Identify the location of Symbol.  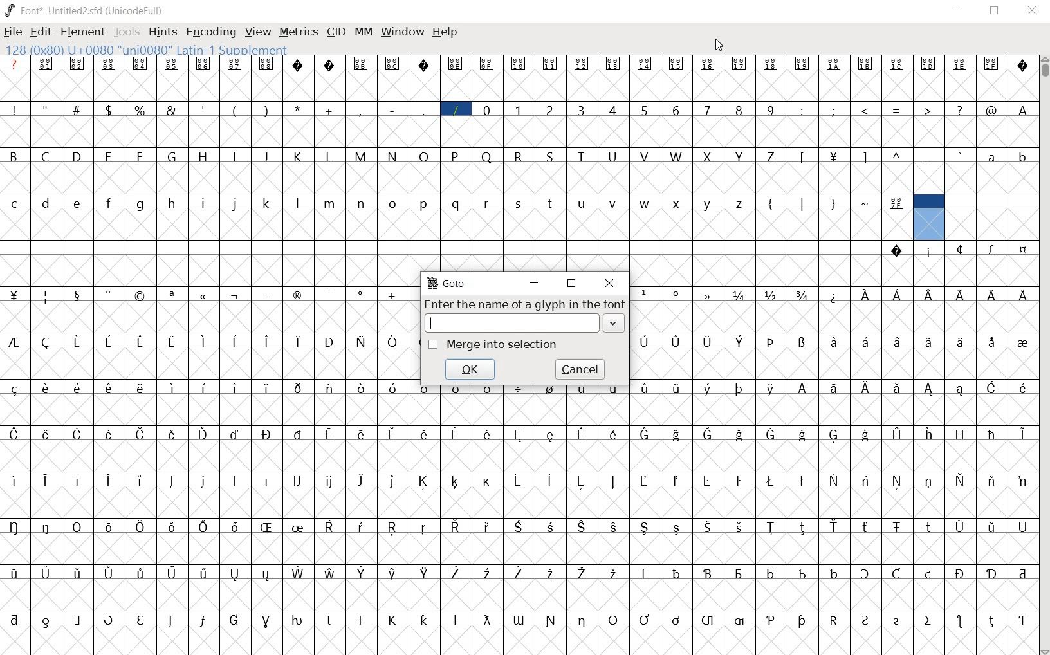
(676, 480).